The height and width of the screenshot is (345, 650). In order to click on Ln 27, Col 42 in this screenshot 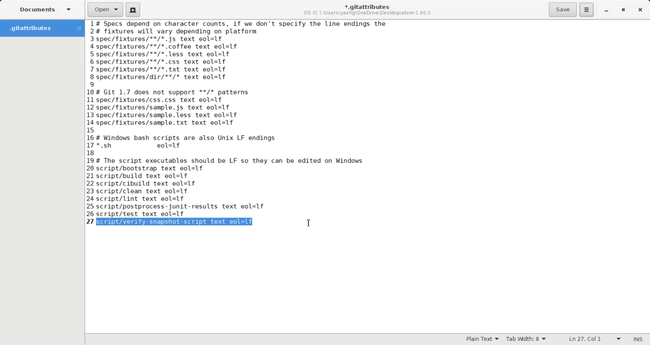, I will do `click(592, 339)`.